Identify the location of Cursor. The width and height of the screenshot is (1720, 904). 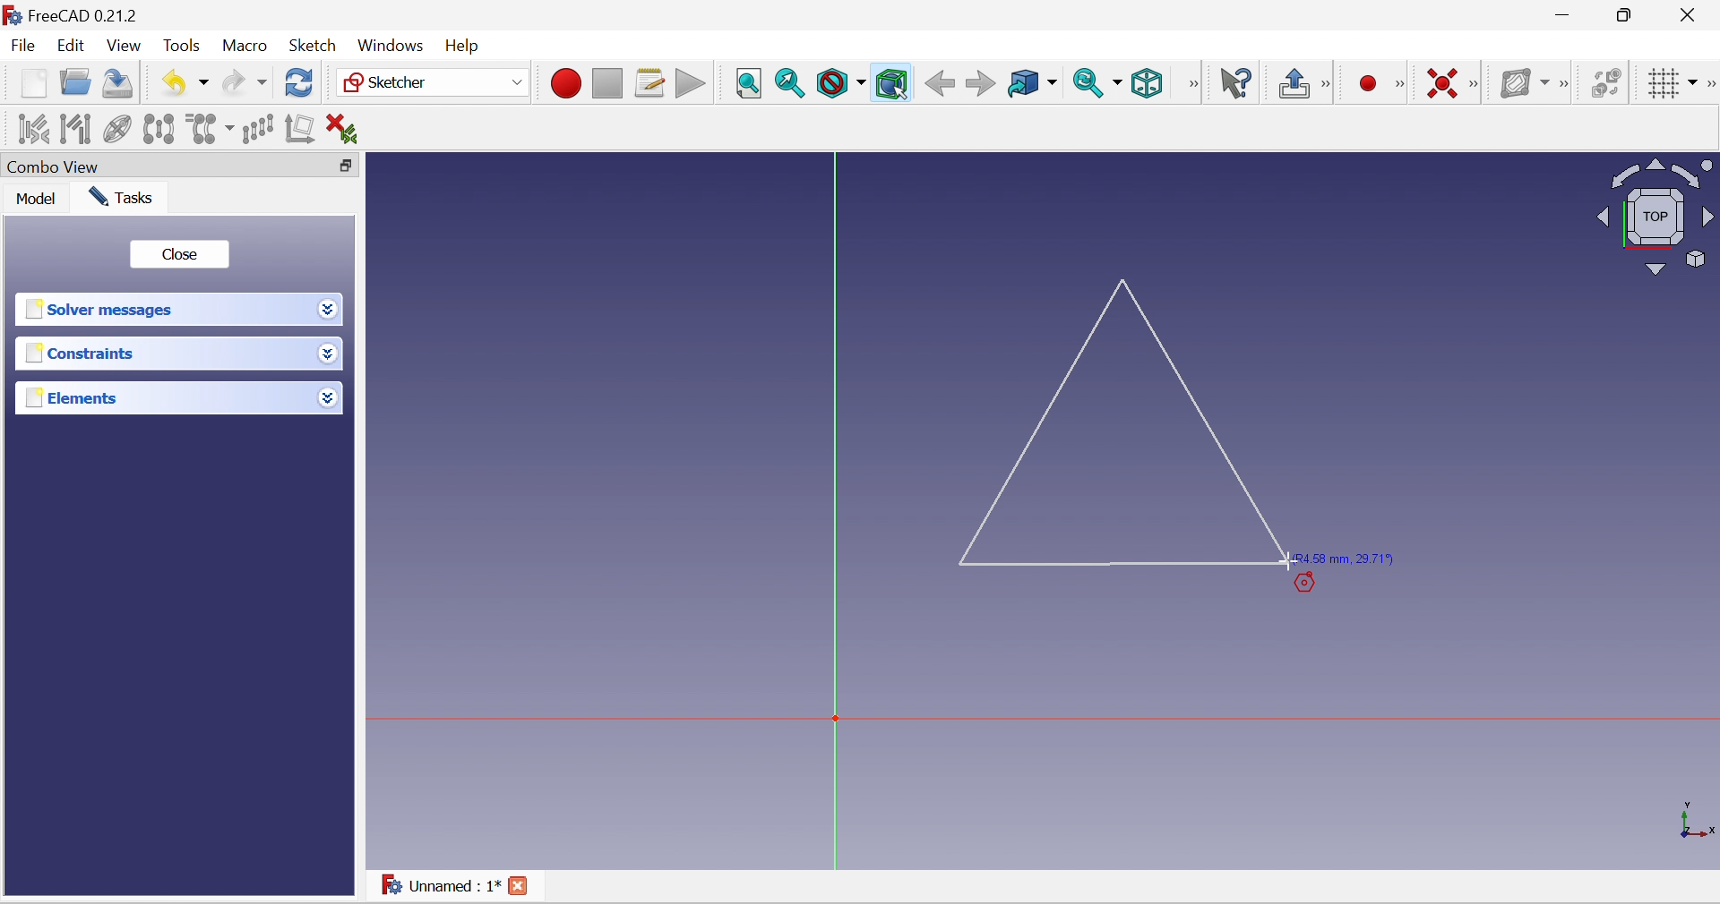
(1286, 560).